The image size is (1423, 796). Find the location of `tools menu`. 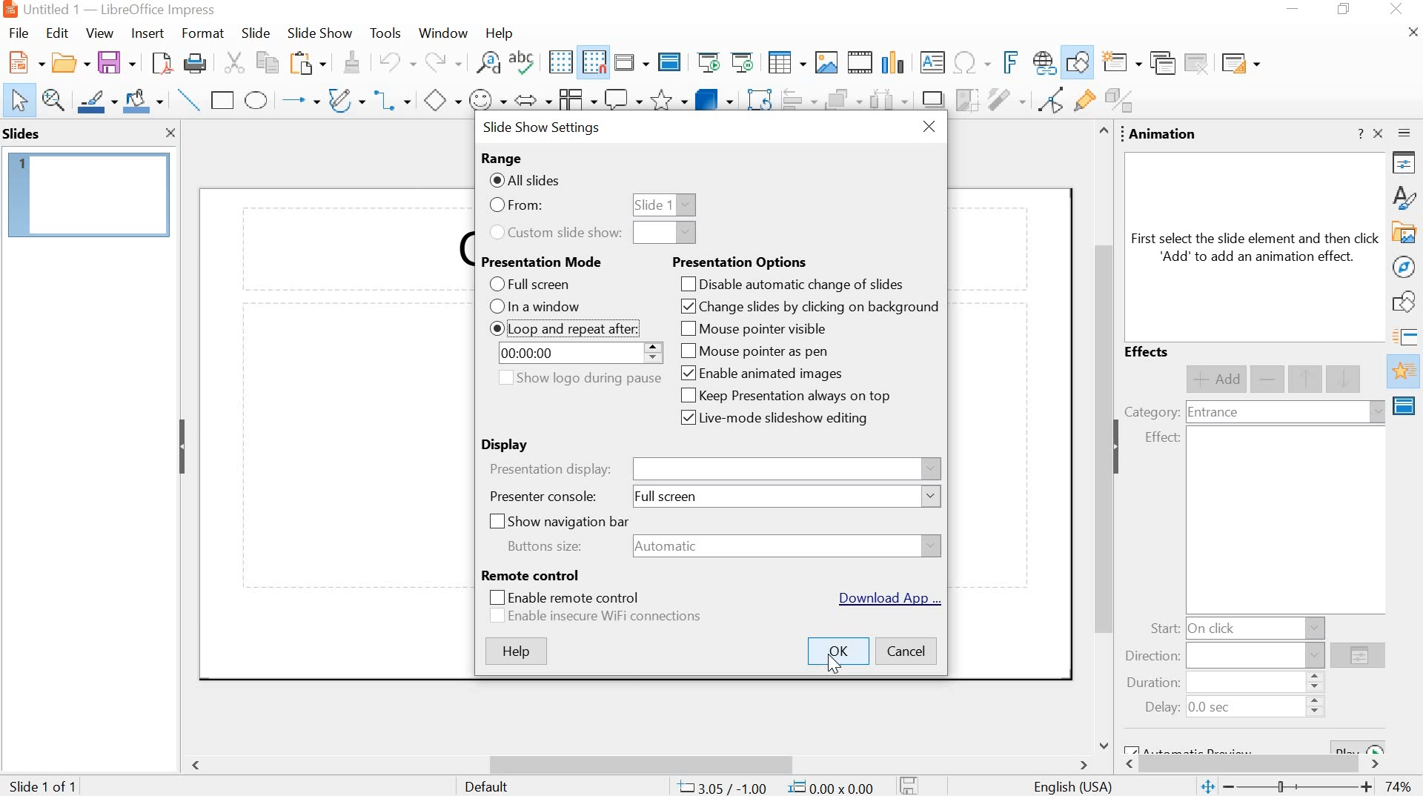

tools menu is located at coordinates (385, 34).